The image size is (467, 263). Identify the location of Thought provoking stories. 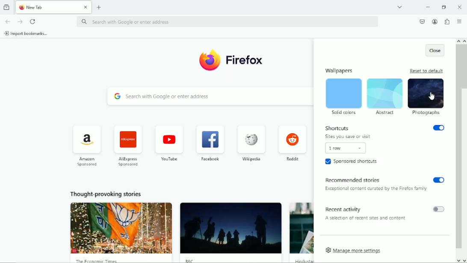
(107, 194).